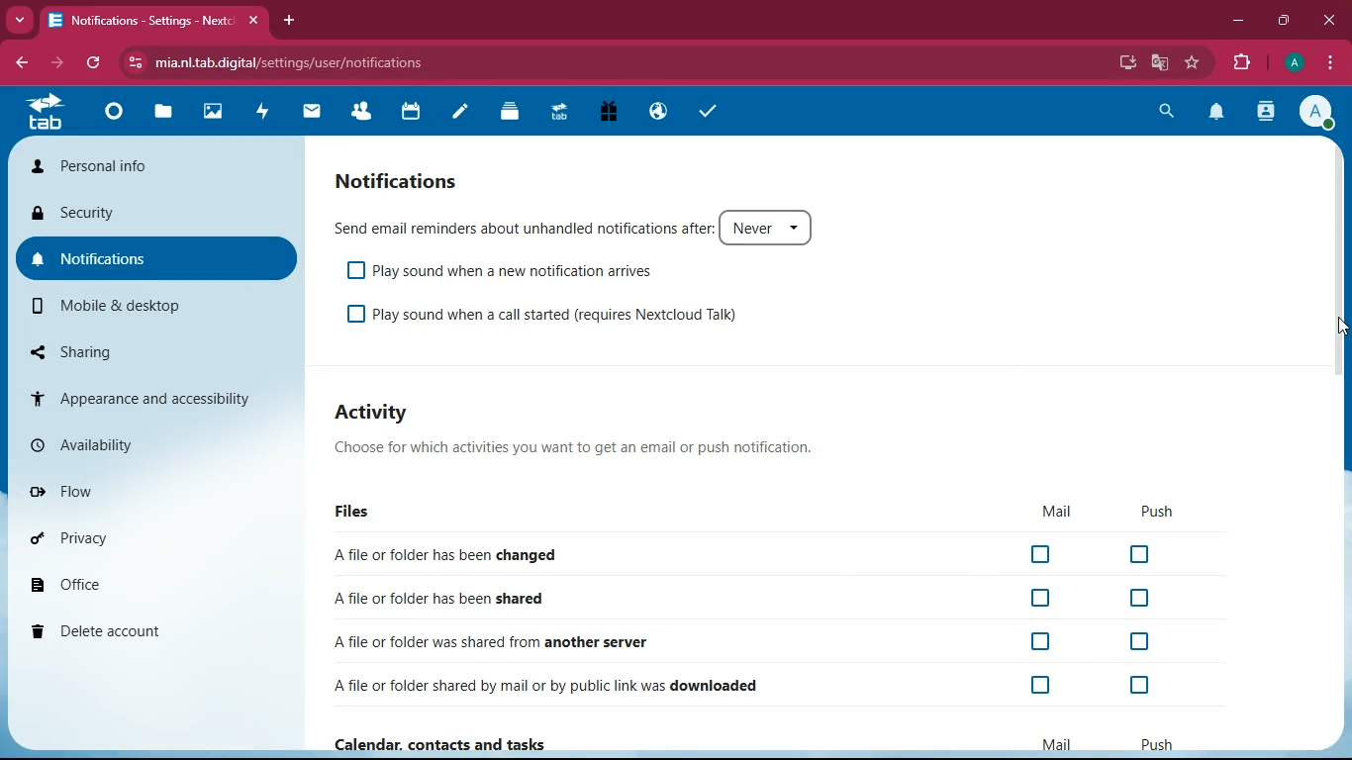 The width and height of the screenshot is (1352, 760). Describe the element at coordinates (149, 582) in the screenshot. I see `office` at that location.